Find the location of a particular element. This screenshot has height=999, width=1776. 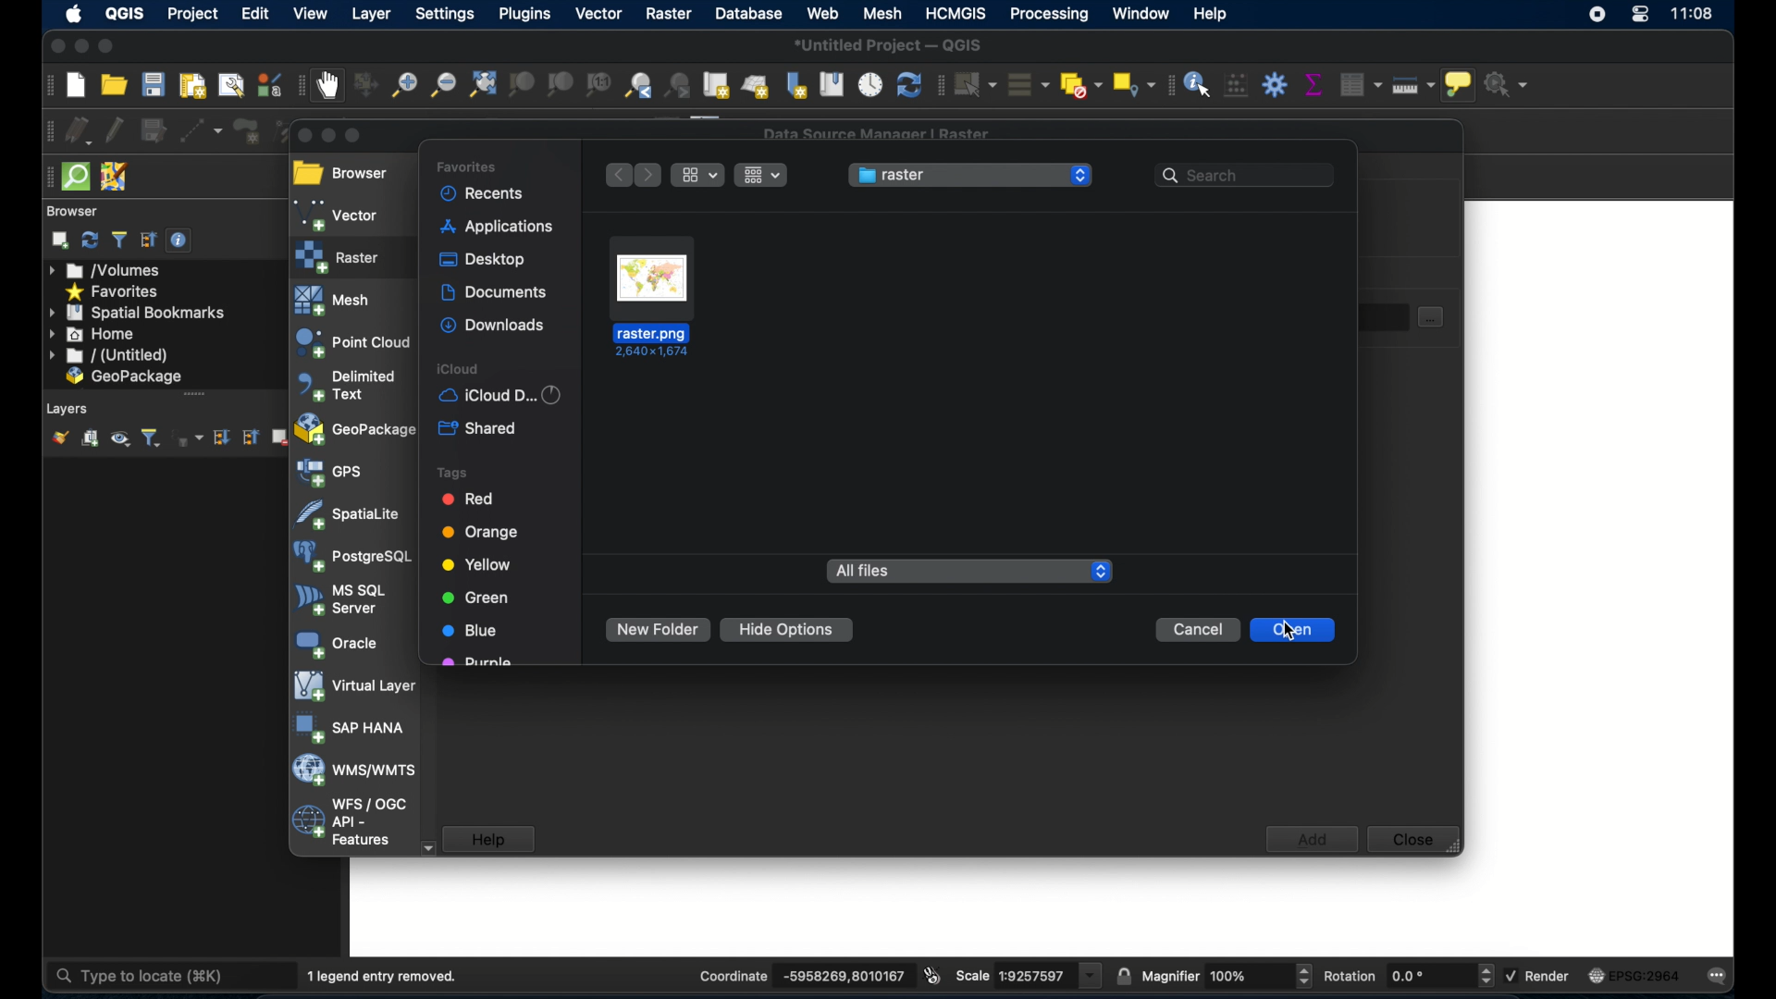

select features by area or single click is located at coordinates (974, 83).